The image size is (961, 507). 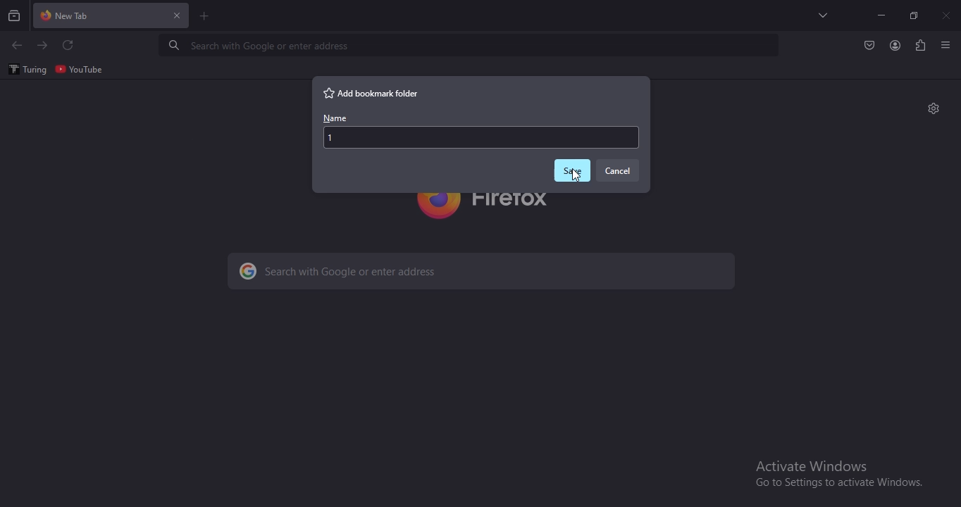 I want to click on turing, so click(x=26, y=70).